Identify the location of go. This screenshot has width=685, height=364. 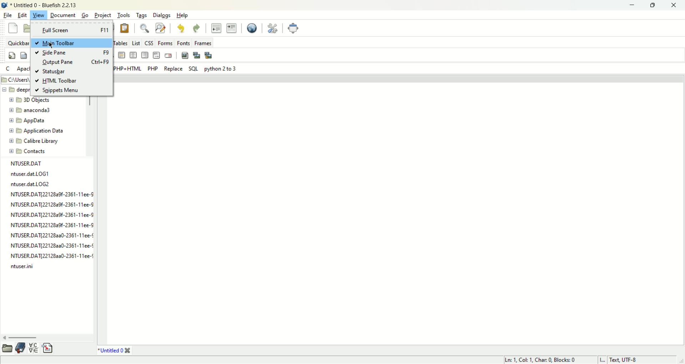
(85, 15).